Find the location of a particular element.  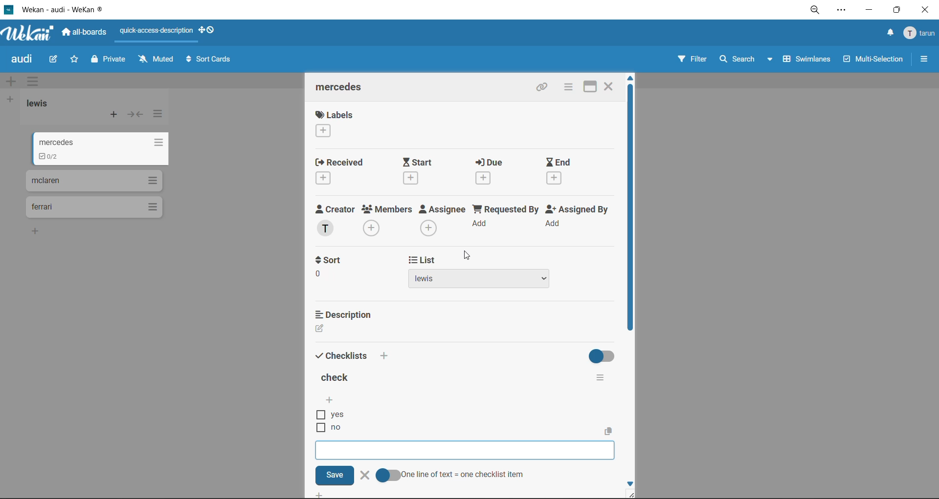

list is located at coordinates (495, 281).